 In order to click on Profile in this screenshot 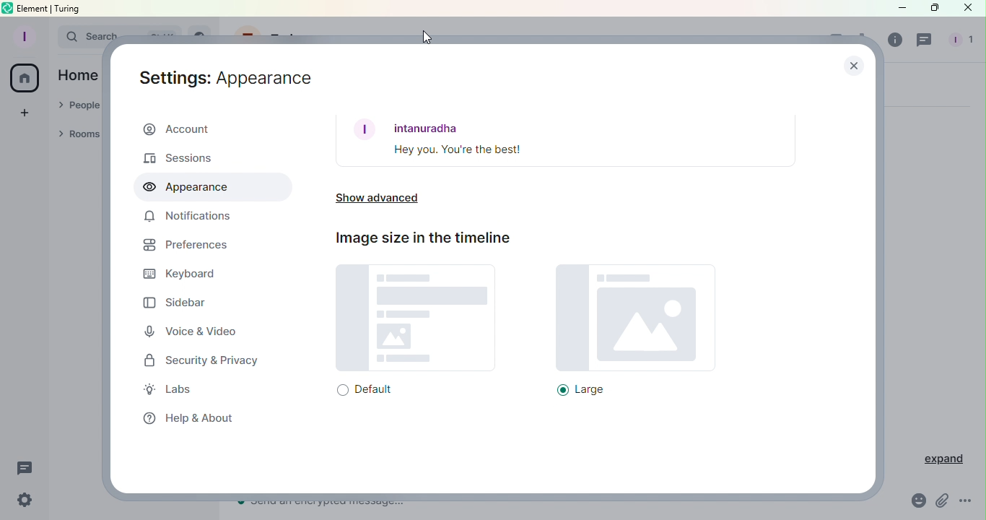, I will do `click(22, 35)`.